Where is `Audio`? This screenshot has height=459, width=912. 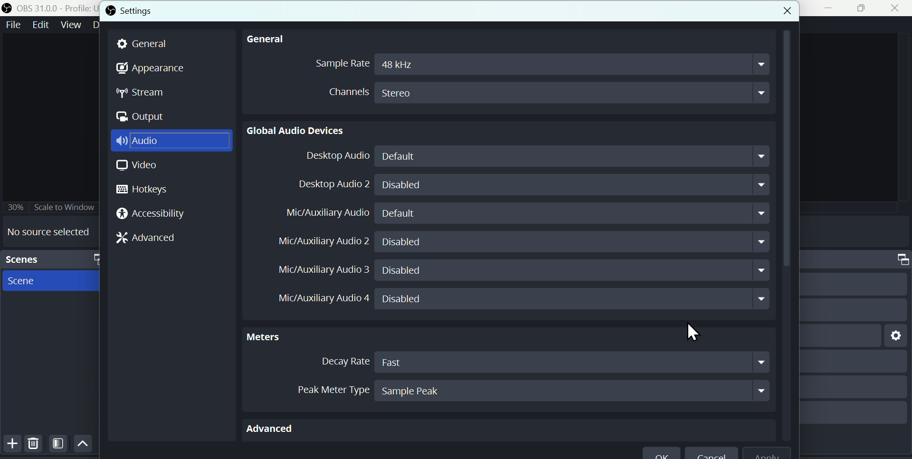 Audio is located at coordinates (142, 142).